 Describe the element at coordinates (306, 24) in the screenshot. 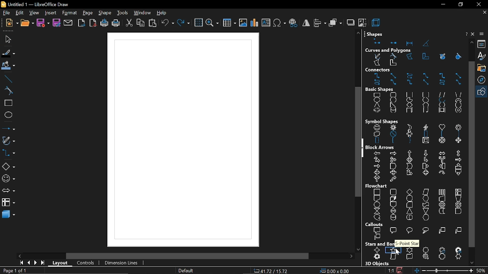

I see `flip` at that location.